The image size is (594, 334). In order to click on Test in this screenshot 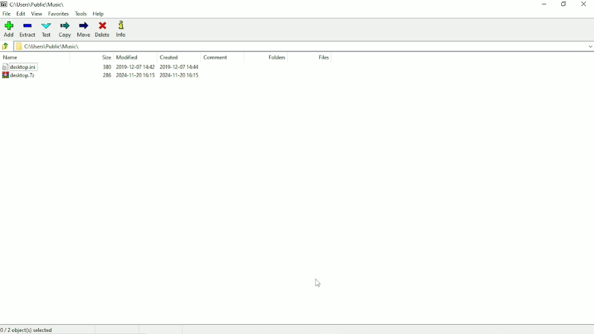, I will do `click(47, 30)`.